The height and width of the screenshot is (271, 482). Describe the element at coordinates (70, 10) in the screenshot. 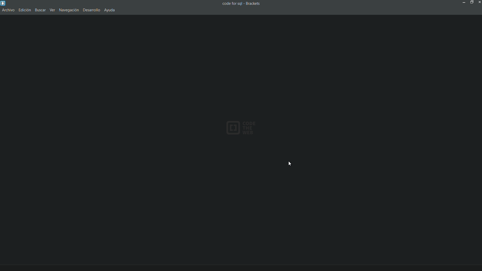

I see `Navegacion` at that location.